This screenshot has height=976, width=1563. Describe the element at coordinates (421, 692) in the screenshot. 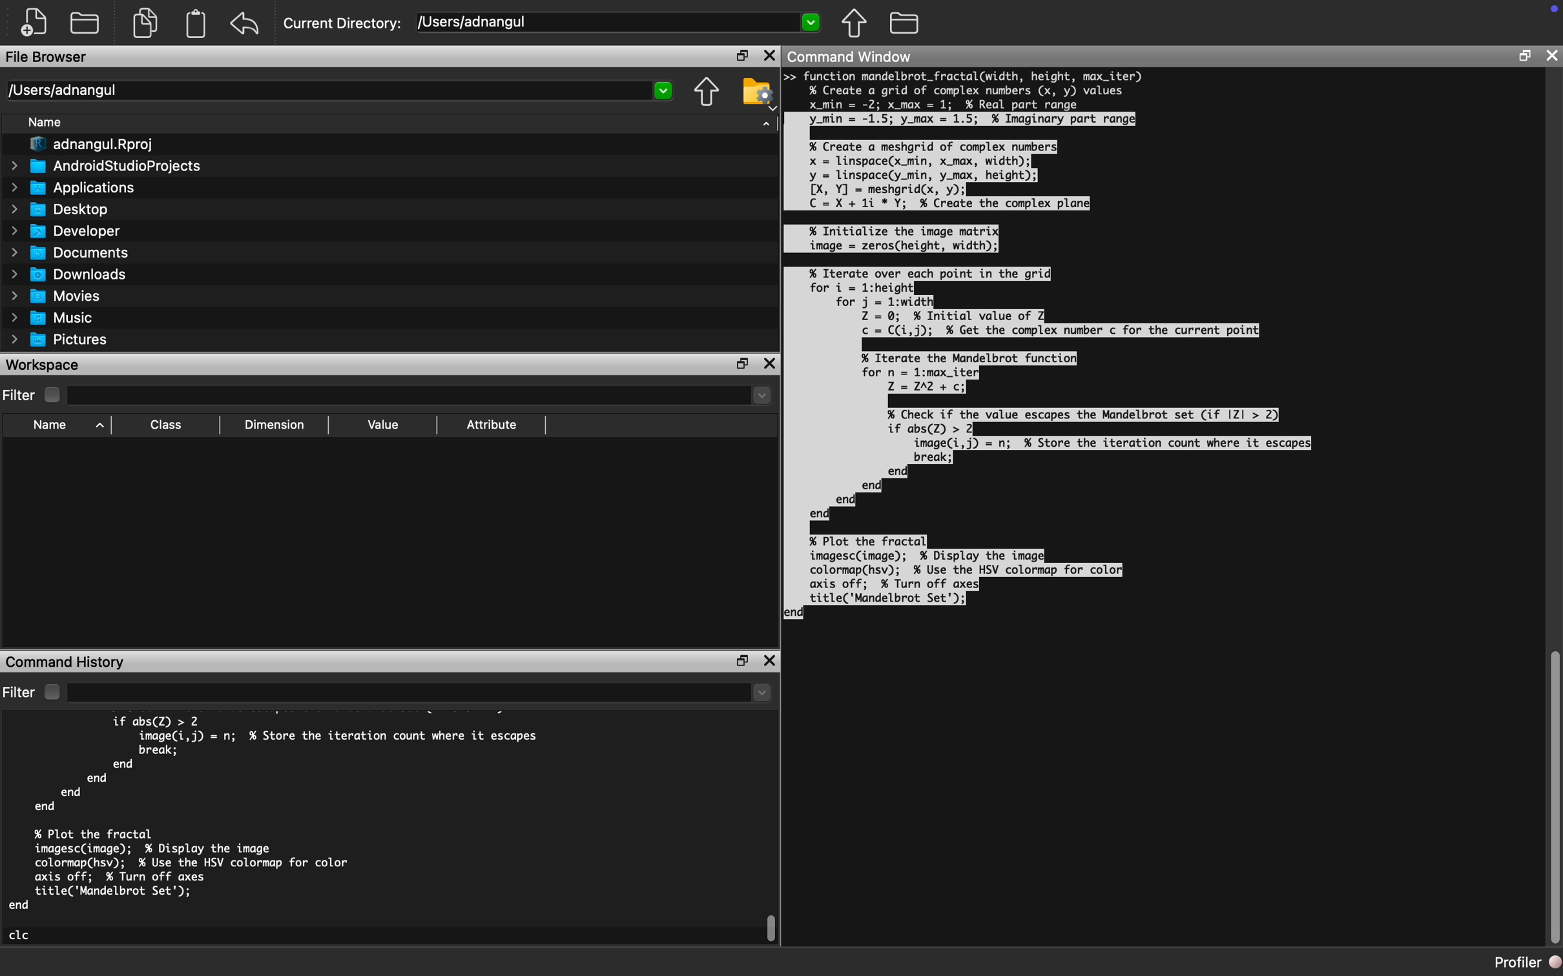

I see `Dropdown` at that location.